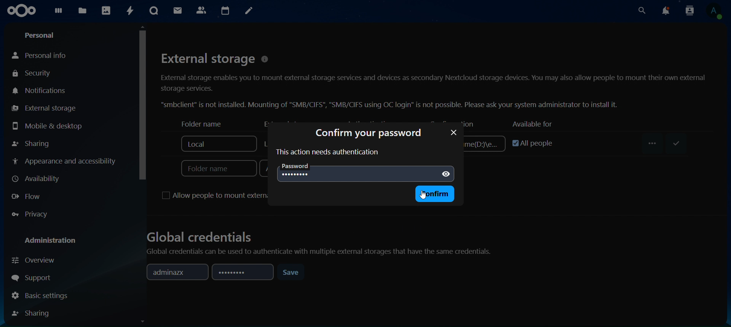 The height and width of the screenshot is (327, 731). What do you see at coordinates (82, 11) in the screenshot?
I see `files` at bounding box center [82, 11].